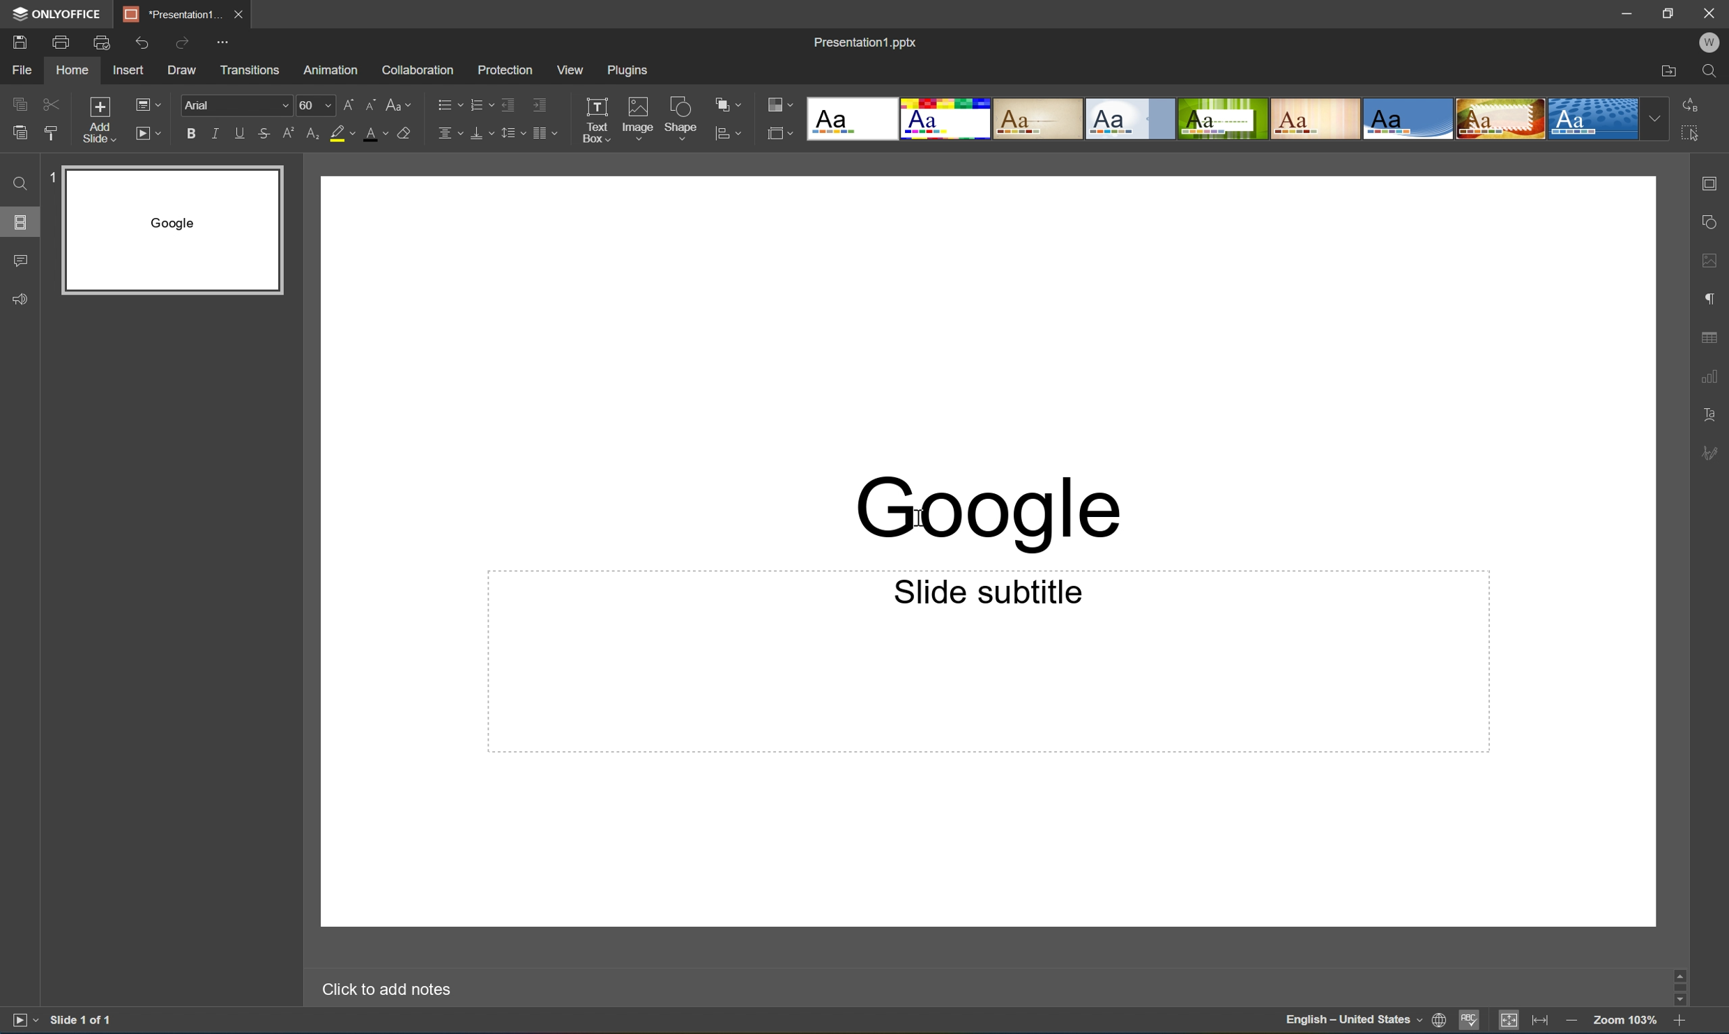  What do you see at coordinates (1709, 13) in the screenshot?
I see `Close` at bounding box center [1709, 13].